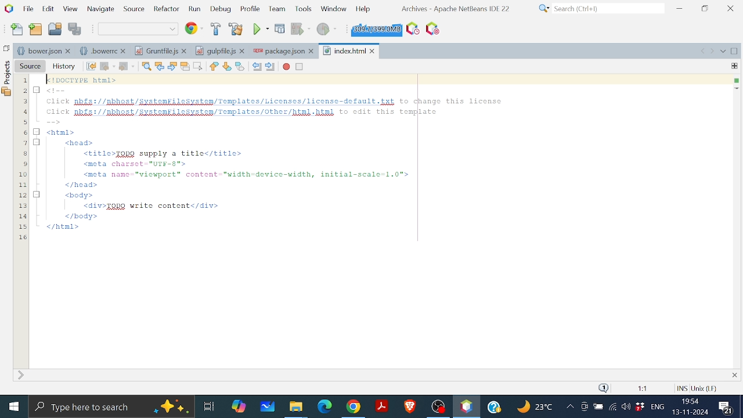  What do you see at coordinates (221, 9) in the screenshot?
I see `Debug` at bounding box center [221, 9].